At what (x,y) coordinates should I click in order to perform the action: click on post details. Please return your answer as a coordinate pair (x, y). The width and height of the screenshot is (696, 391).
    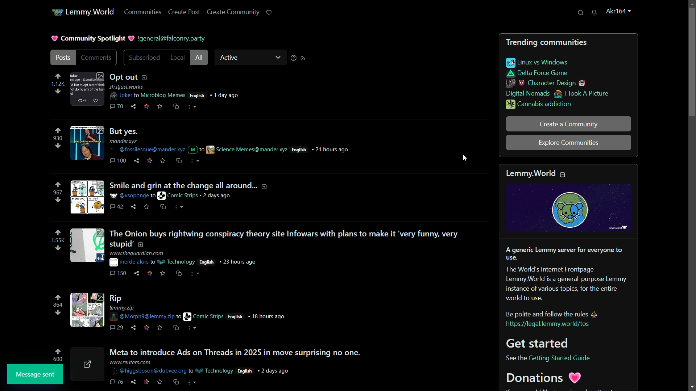
    Looking at the image, I should click on (187, 258).